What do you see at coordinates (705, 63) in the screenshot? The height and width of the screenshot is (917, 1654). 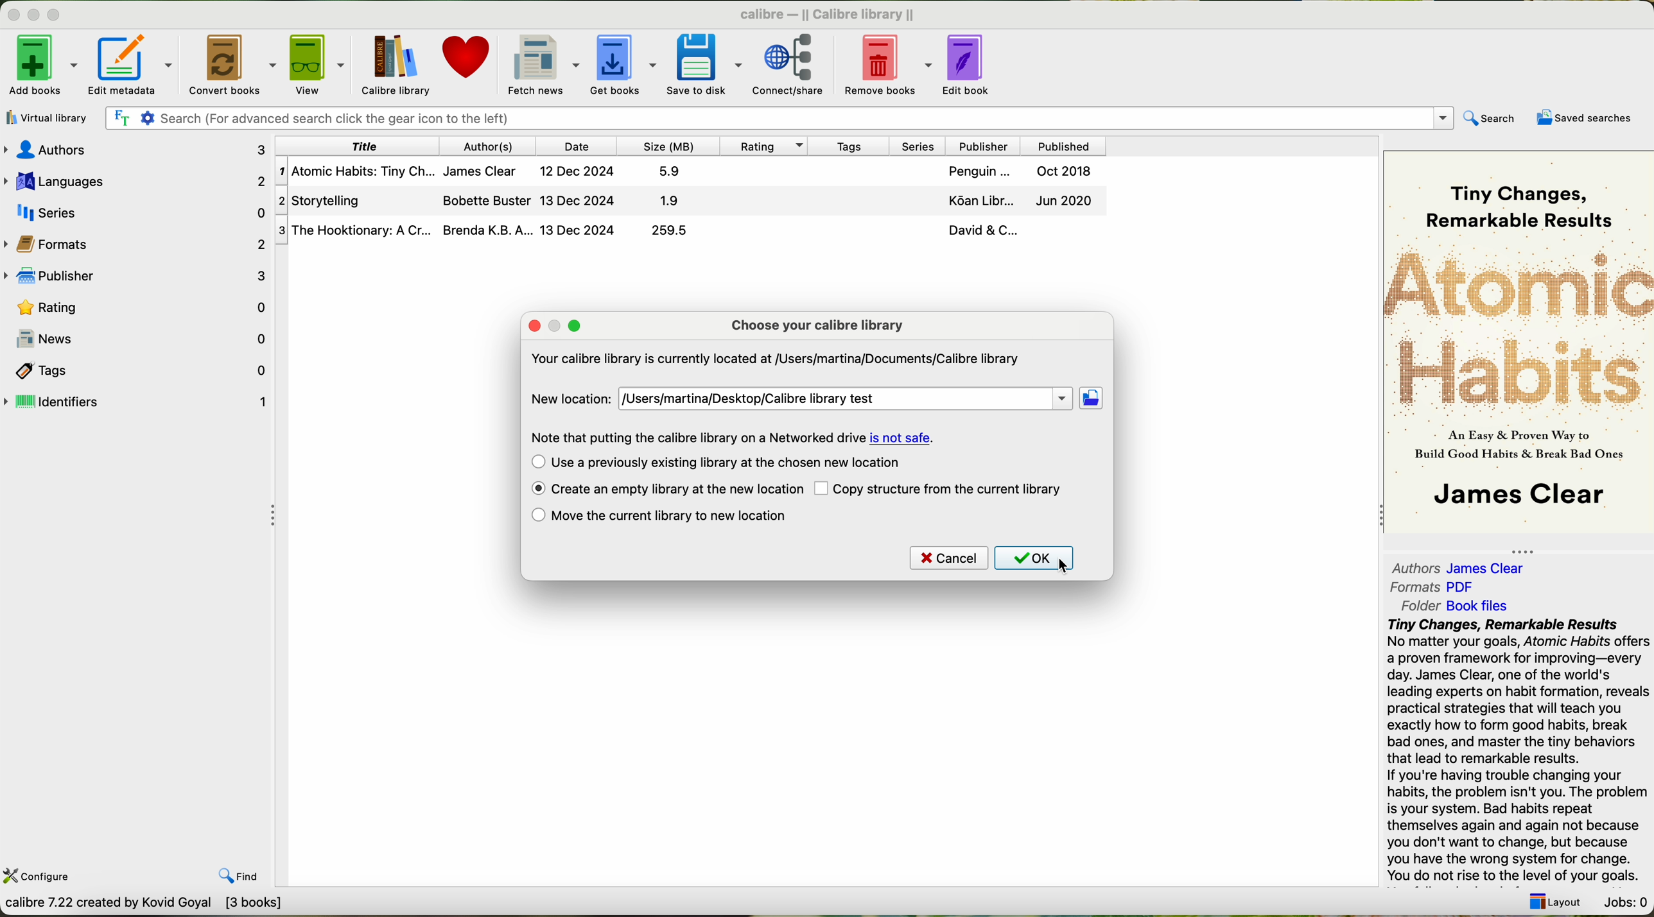 I see `save to disk` at bounding box center [705, 63].